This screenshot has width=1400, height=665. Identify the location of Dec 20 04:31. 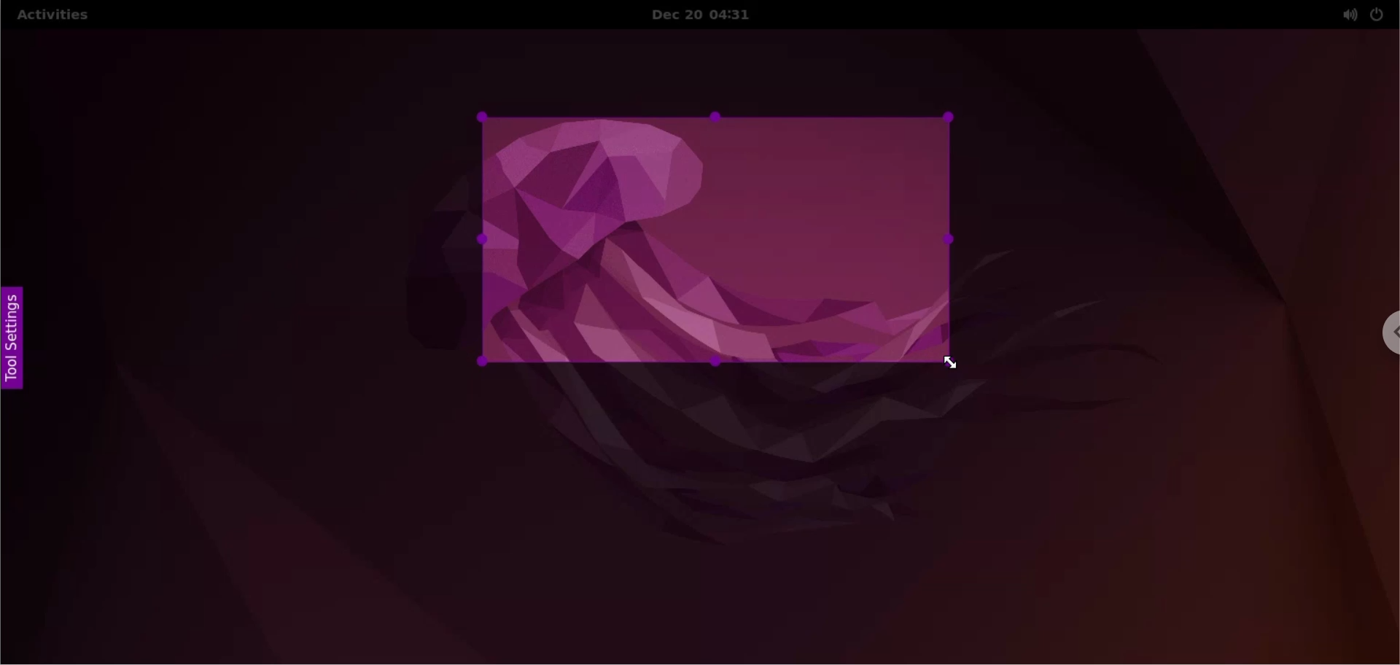
(707, 15).